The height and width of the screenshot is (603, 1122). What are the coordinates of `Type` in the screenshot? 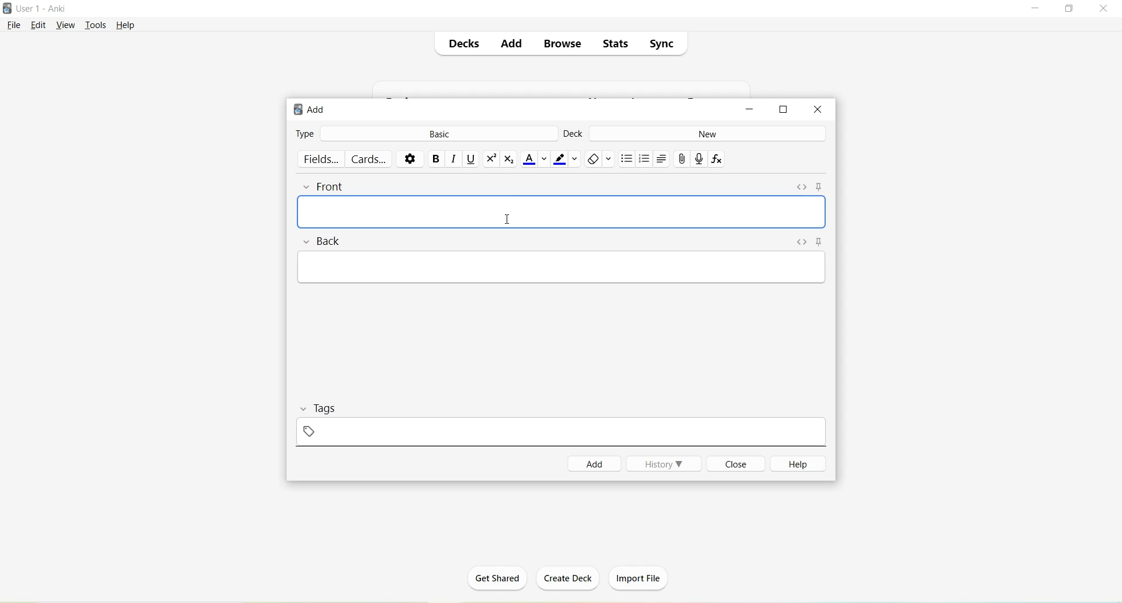 It's located at (305, 133).